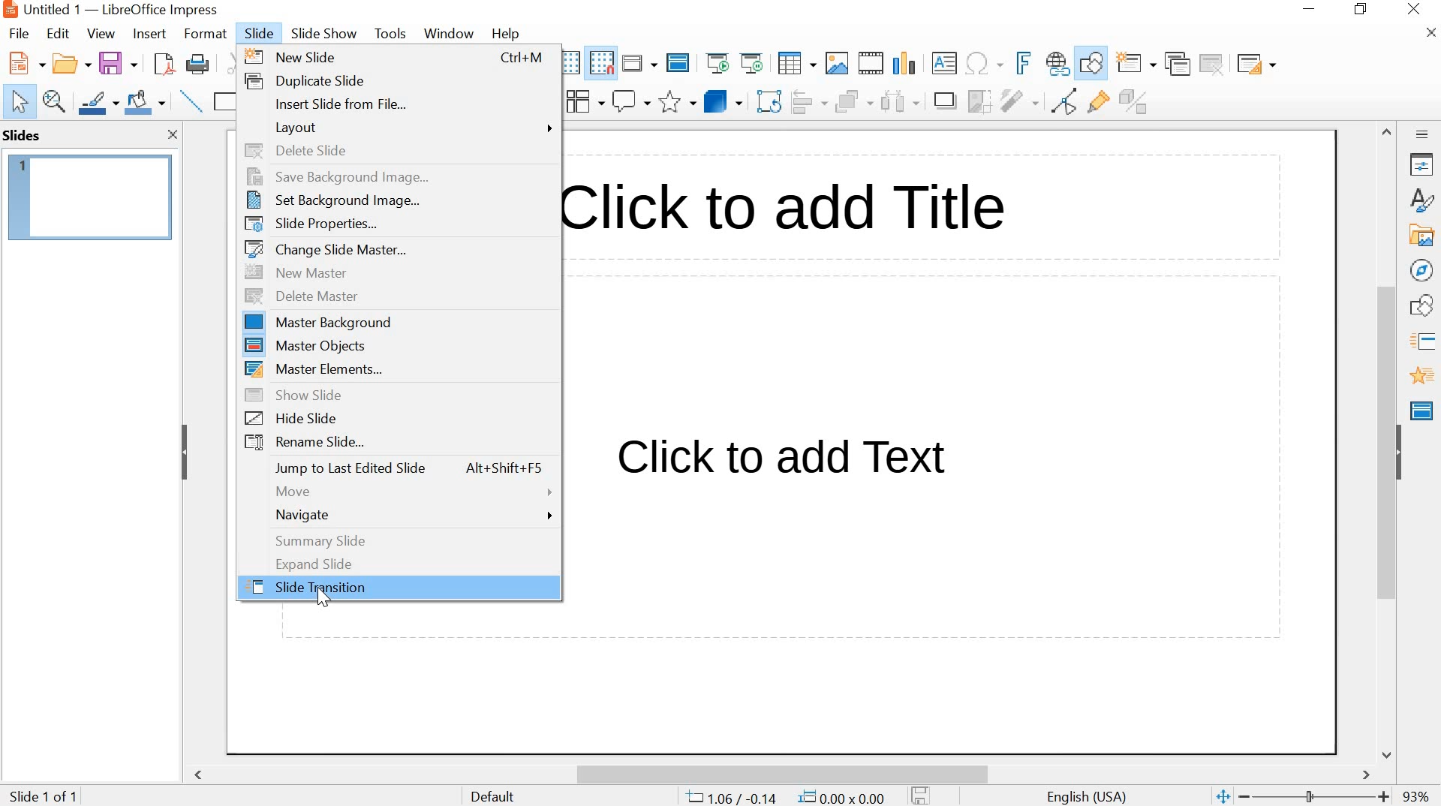 This screenshot has width=1441, height=806. What do you see at coordinates (55, 102) in the screenshot?
I see `Zoom & Pan` at bounding box center [55, 102].